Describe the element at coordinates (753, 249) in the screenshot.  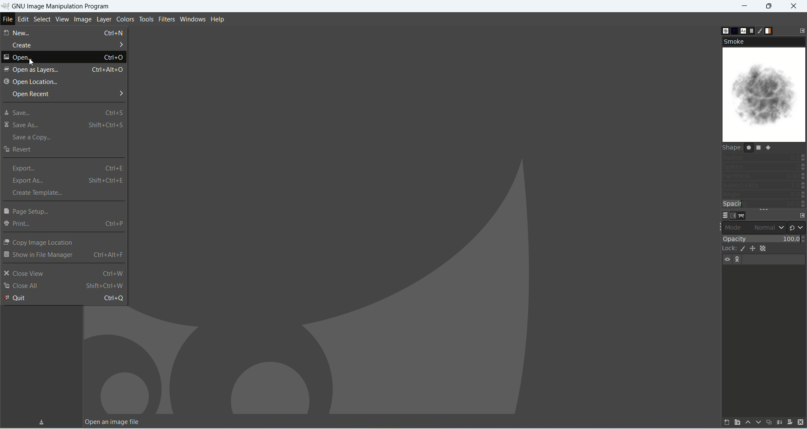
I see `lock position and size` at that location.